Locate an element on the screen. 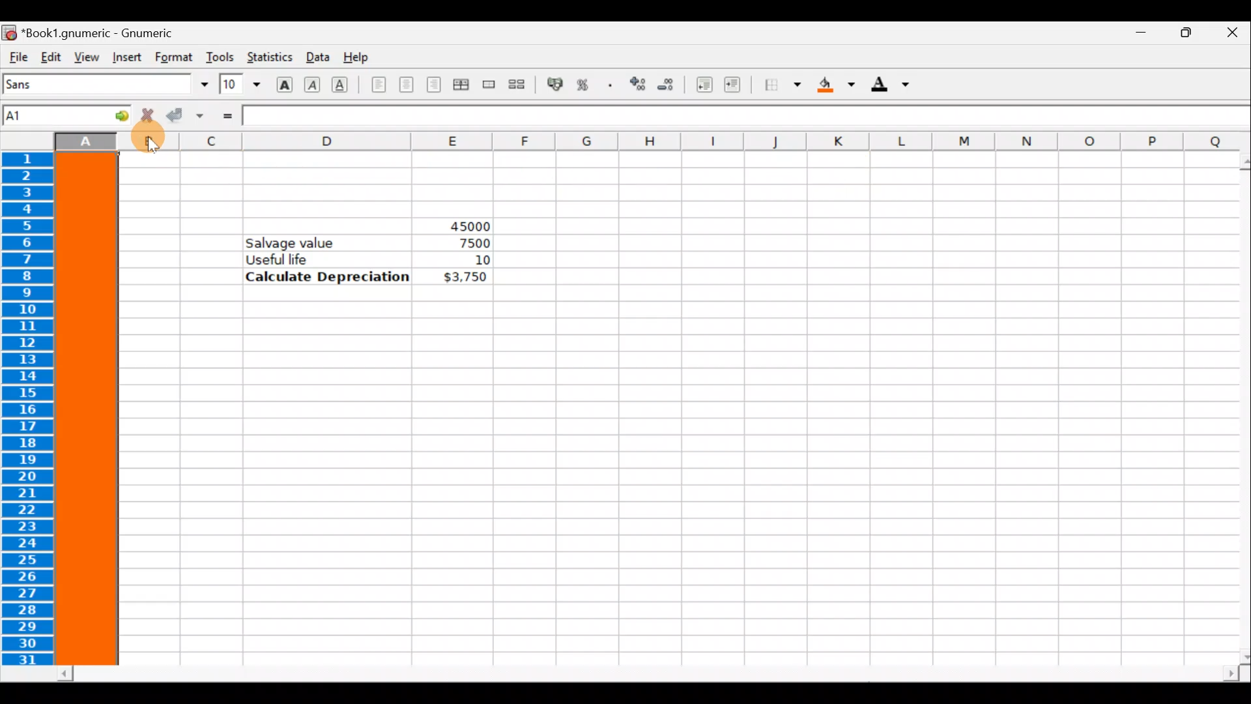 The height and width of the screenshot is (704, 1251). Increase indent, align contents to the left is located at coordinates (738, 86).